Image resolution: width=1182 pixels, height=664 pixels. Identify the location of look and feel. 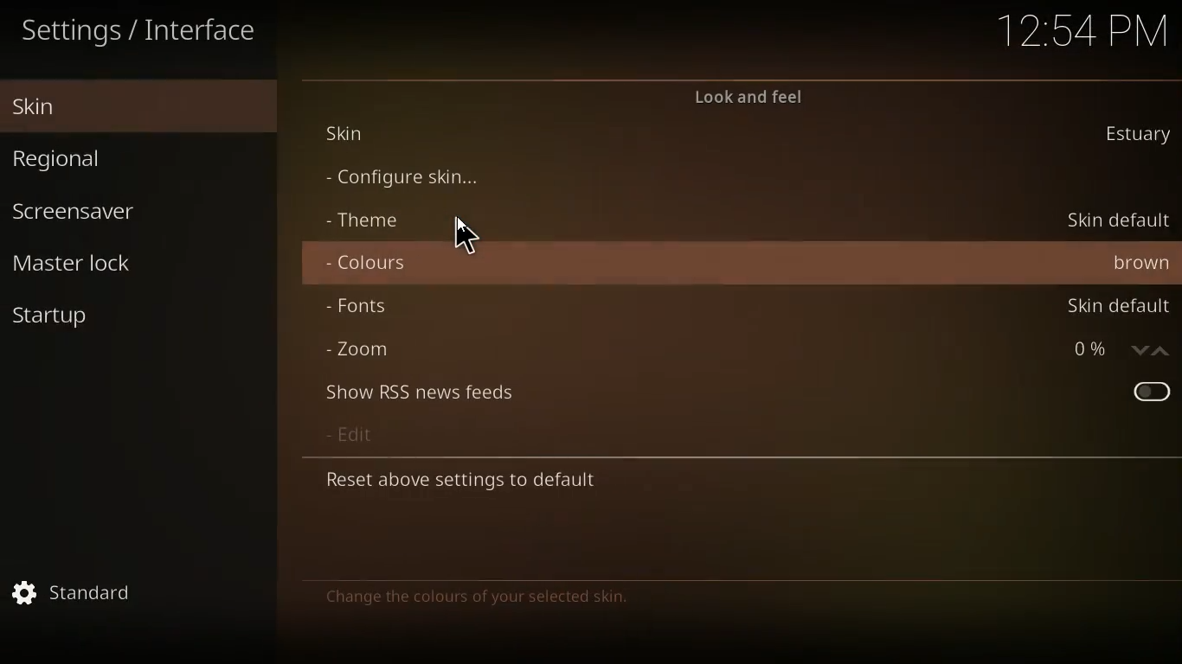
(755, 95).